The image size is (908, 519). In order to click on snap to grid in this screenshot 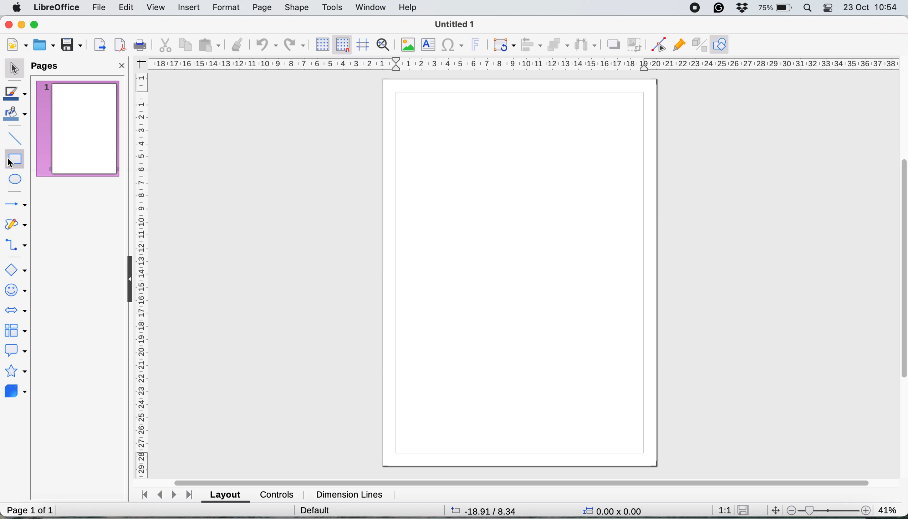, I will do `click(342, 44)`.